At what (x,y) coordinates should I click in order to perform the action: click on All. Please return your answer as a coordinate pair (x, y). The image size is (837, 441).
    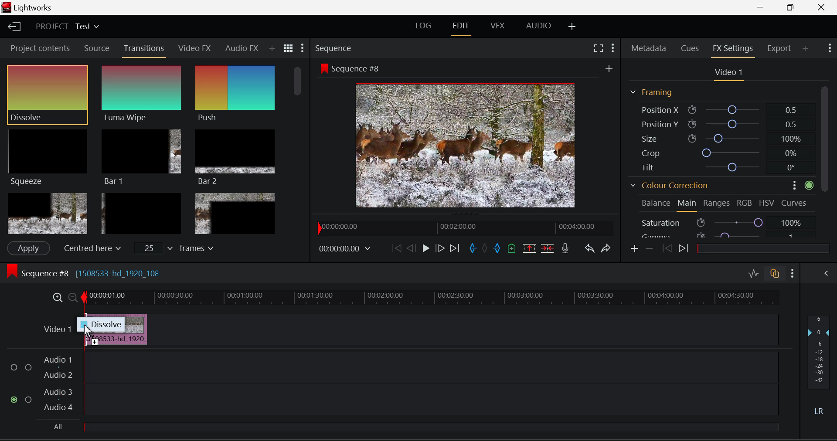
    Looking at the image, I should click on (412, 429).